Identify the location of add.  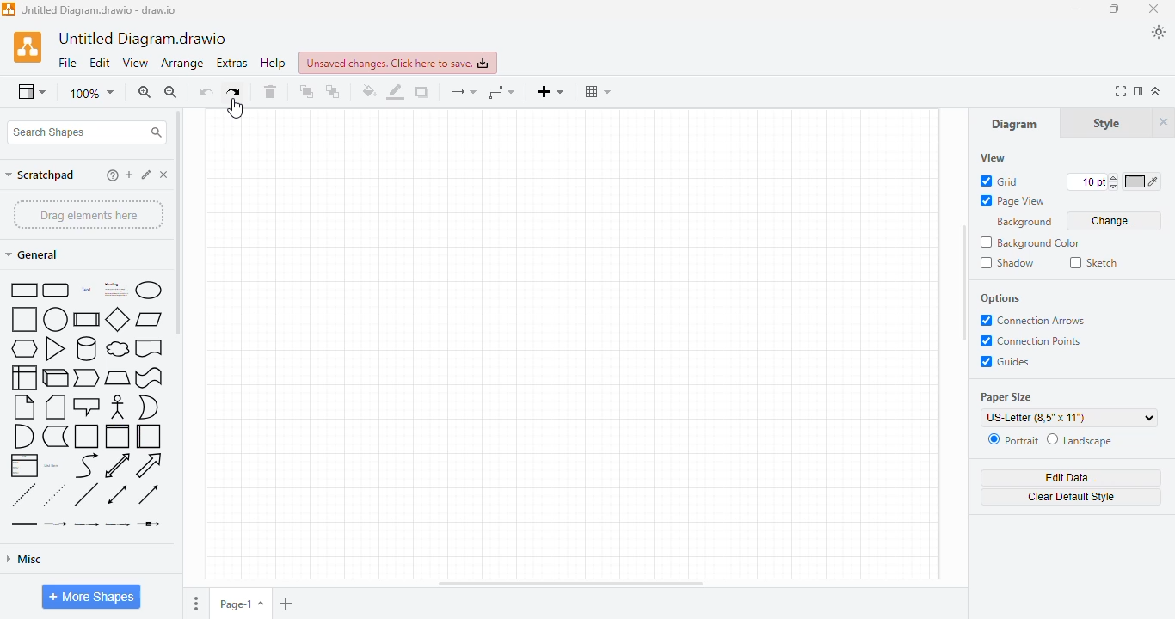
(128, 175).